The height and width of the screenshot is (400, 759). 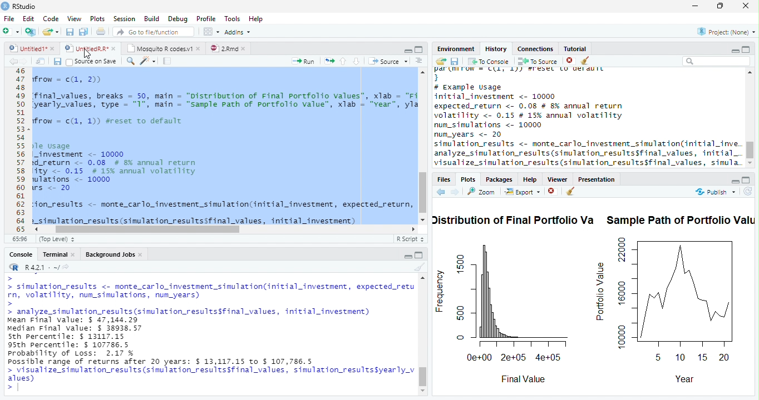 What do you see at coordinates (747, 48) in the screenshot?
I see `Full Height` at bounding box center [747, 48].